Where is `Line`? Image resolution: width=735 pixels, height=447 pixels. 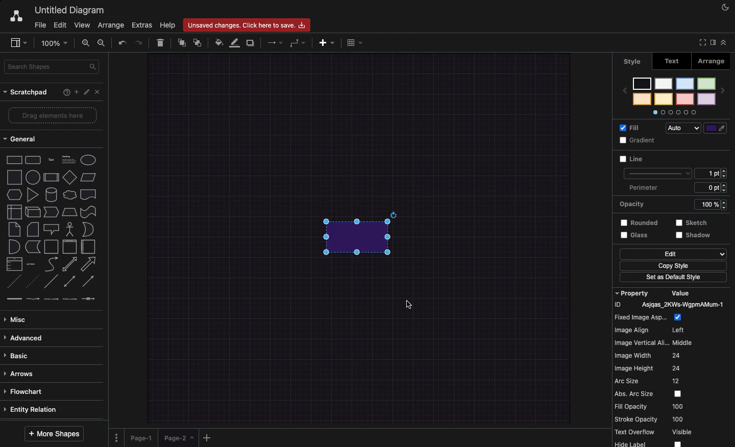 Line is located at coordinates (654, 166).